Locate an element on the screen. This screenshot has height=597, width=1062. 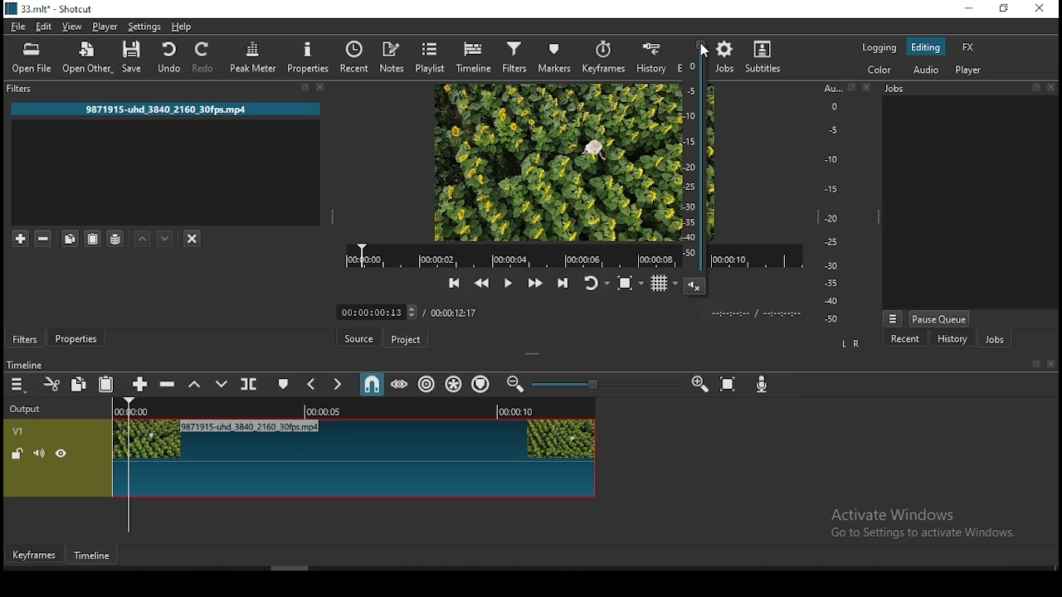
time is located at coordinates (763, 313).